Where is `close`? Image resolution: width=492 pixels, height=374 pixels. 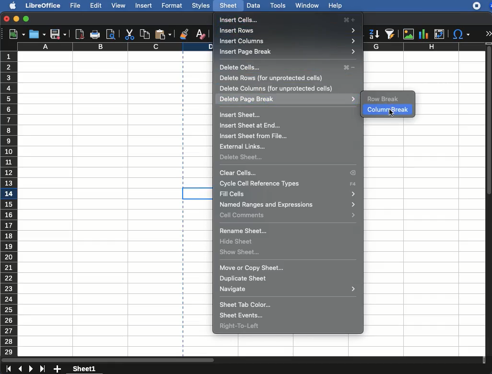 close is located at coordinates (6, 19).